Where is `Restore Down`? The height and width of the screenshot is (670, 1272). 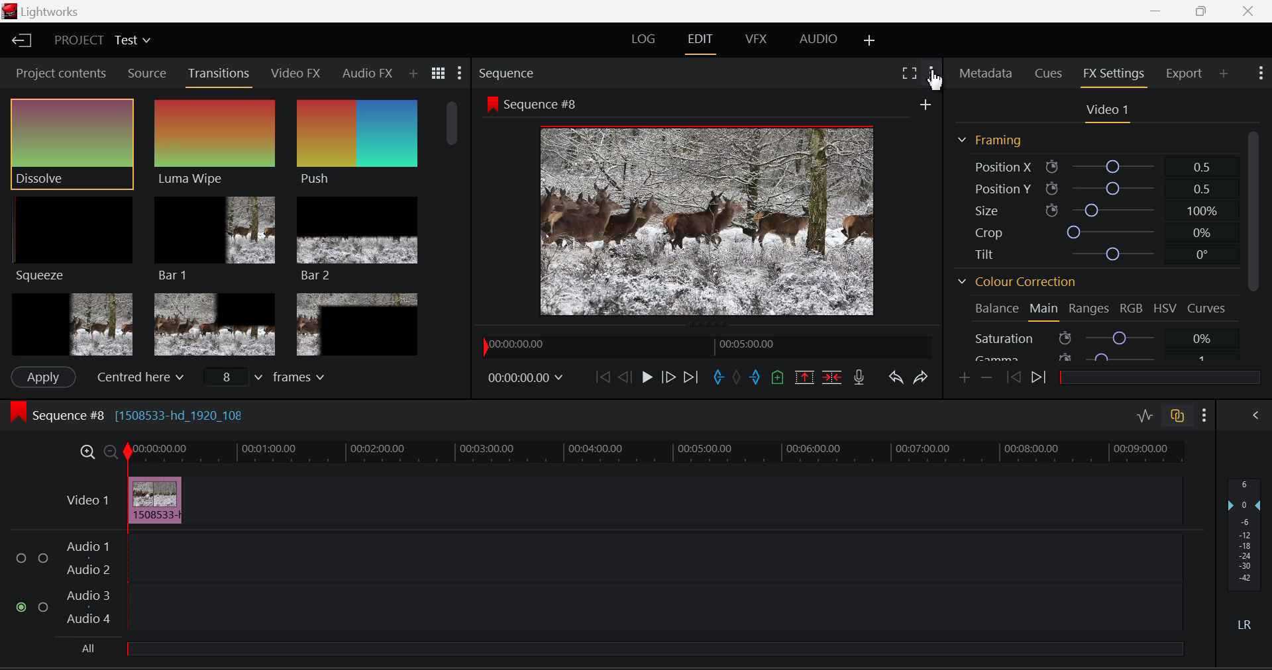 Restore Down is located at coordinates (1160, 11).